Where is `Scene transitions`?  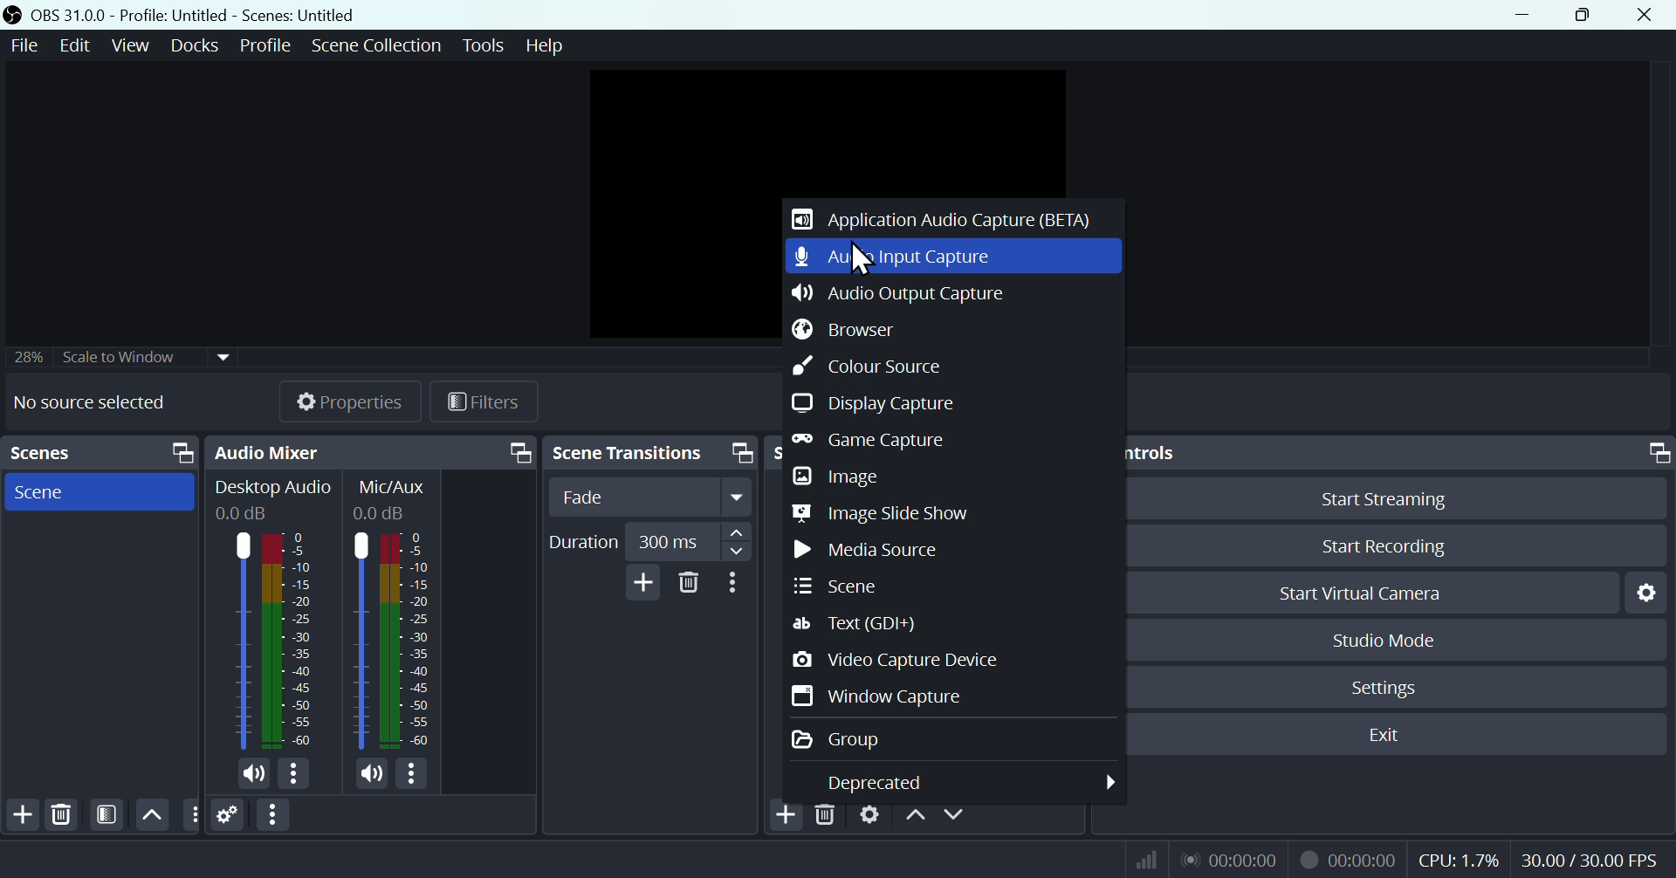 Scene transitions is located at coordinates (647, 455).